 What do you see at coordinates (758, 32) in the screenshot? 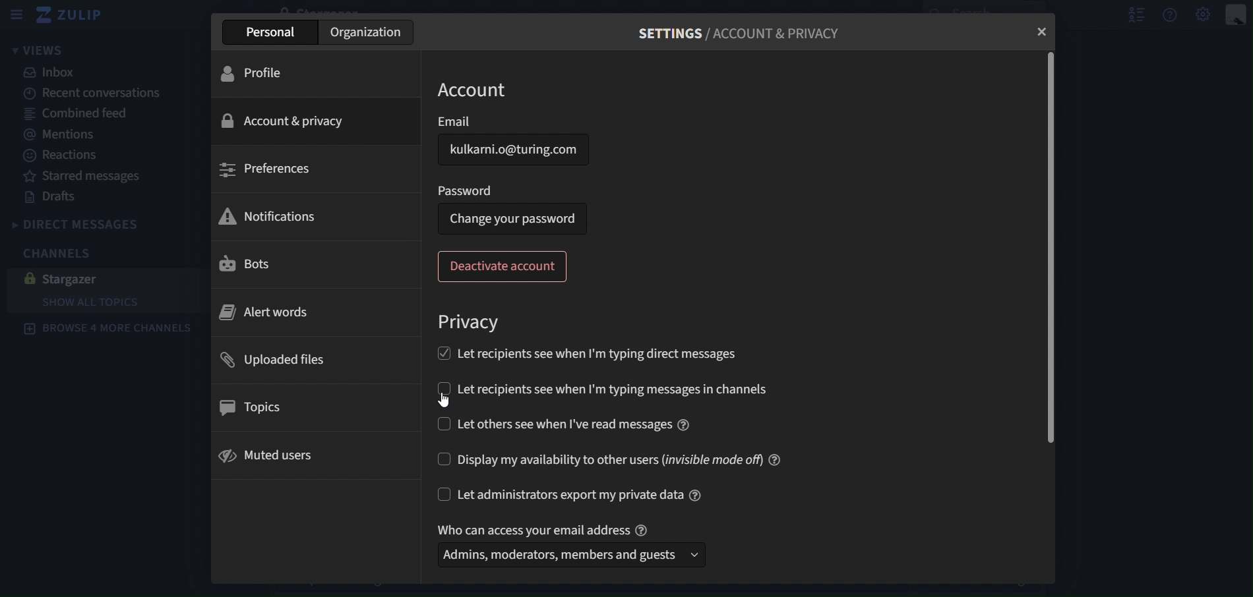
I see `settings/account and privacy` at bounding box center [758, 32].